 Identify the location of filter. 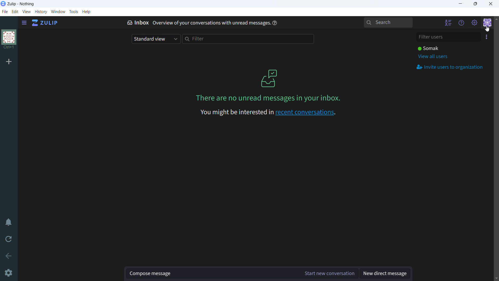
(248, 39).